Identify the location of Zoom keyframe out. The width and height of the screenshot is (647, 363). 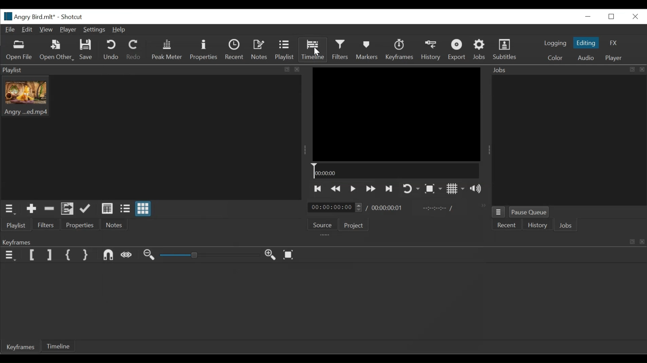
(148, 256).